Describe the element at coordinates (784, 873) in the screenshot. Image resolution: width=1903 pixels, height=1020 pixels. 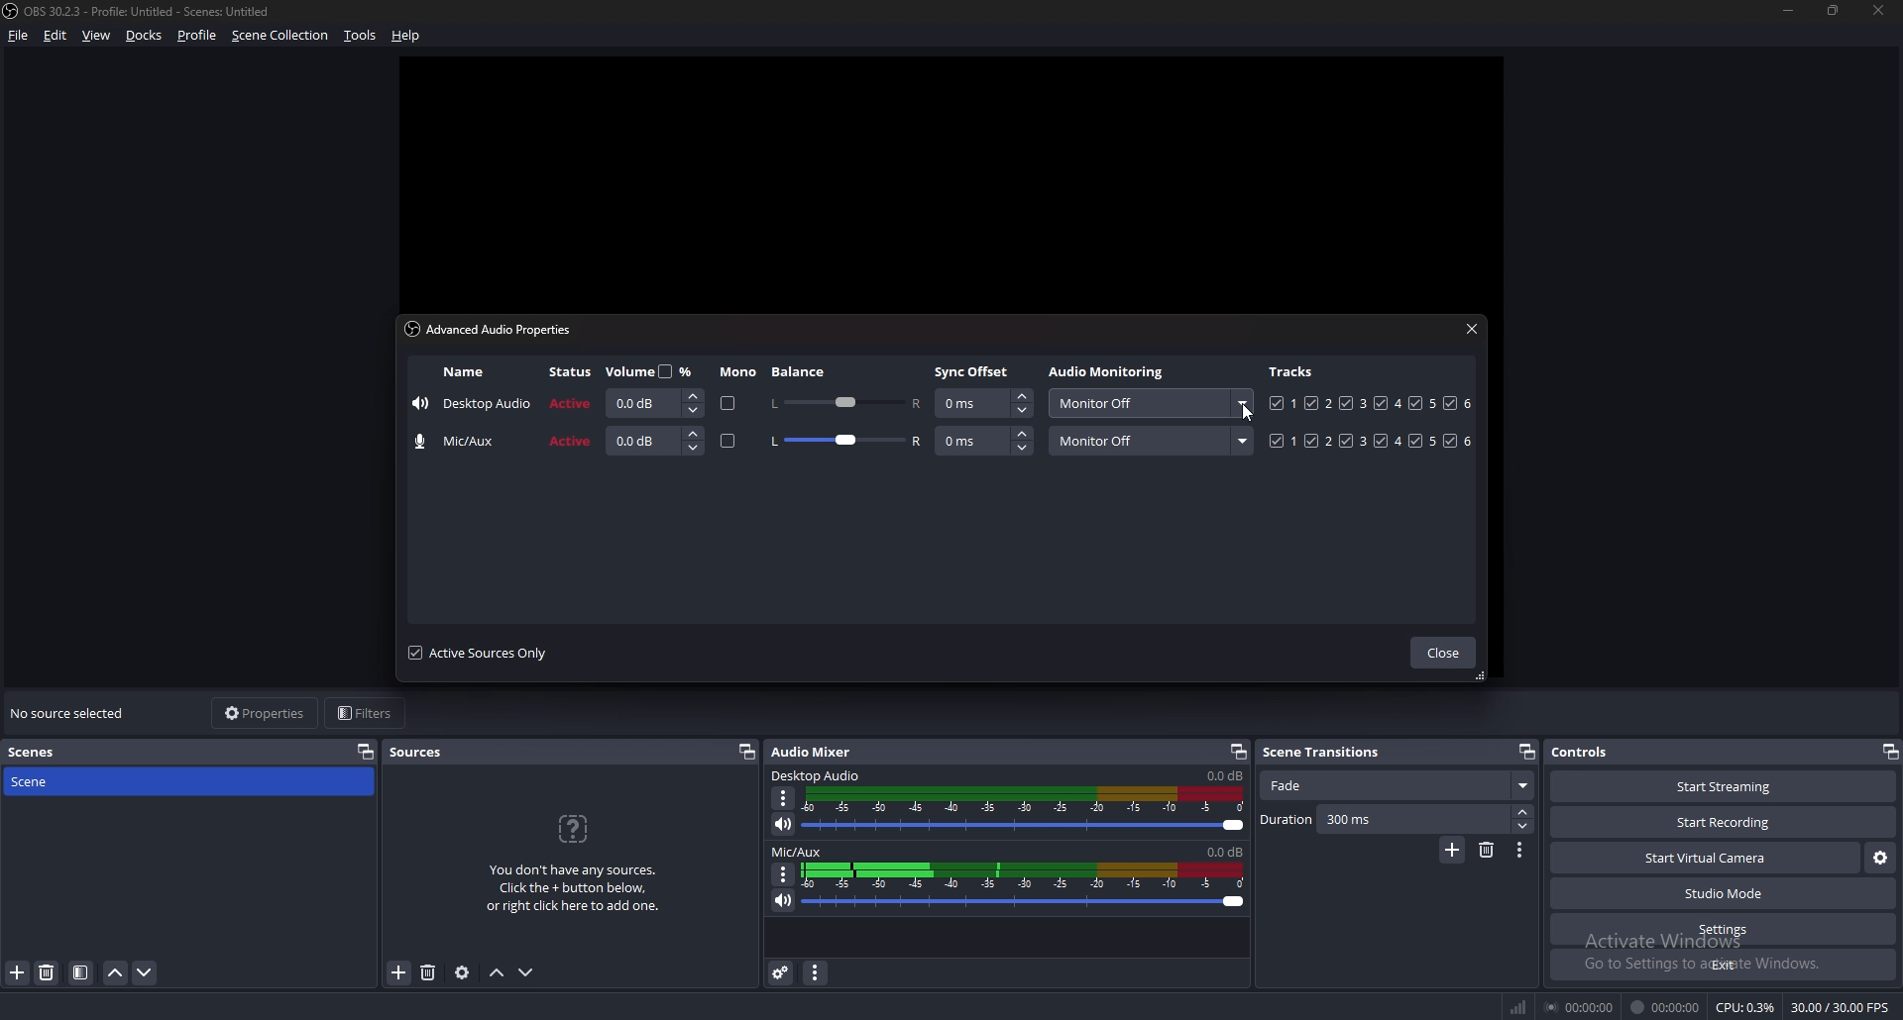
I see `options` at that location.